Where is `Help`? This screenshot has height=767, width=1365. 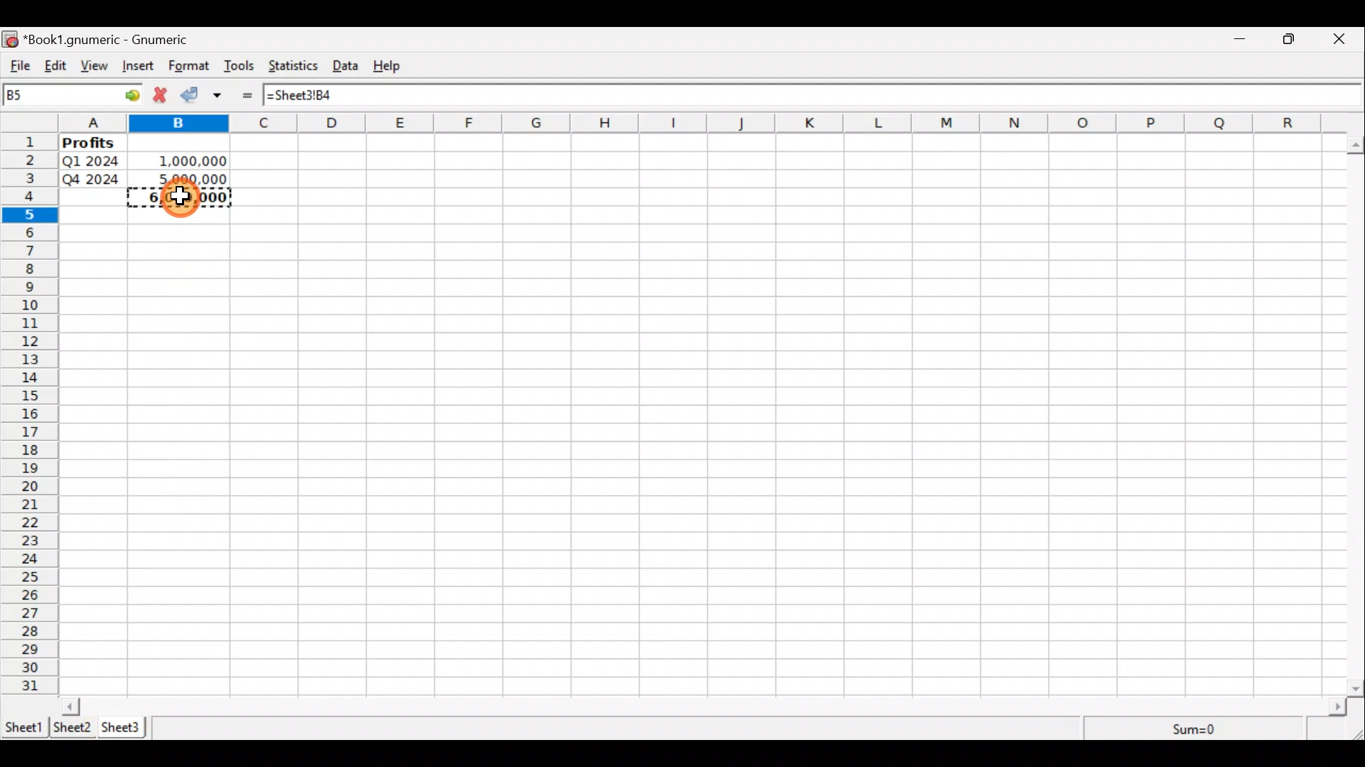
Help is located at coordinates (394, 66).